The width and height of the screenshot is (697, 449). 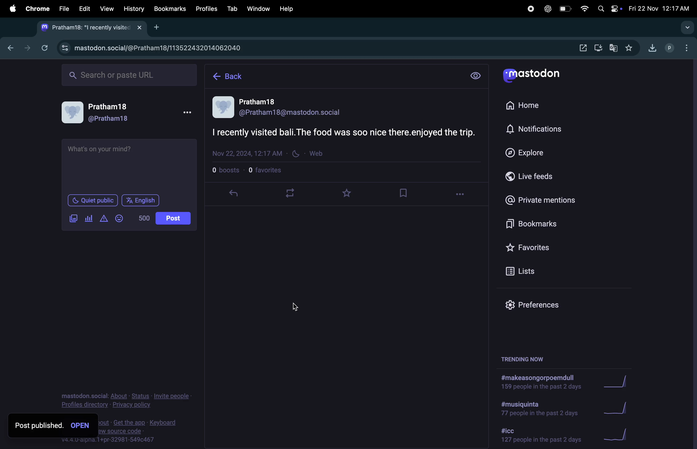 What do you see at coordinates (615, 10) in the screenshot?
I see `apple widgets` at bounding box center [615, 10].